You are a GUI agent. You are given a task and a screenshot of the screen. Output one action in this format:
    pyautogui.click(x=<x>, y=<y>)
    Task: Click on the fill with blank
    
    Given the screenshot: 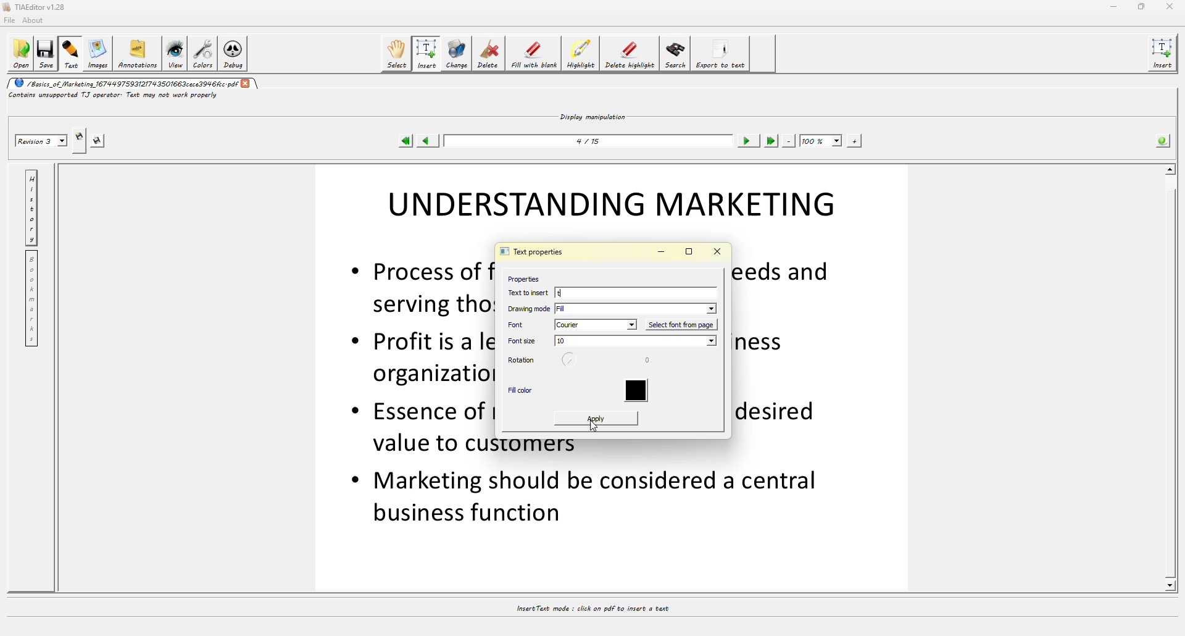 What is the action you would take?
    pyautogui.click(x=534, y=53)
    